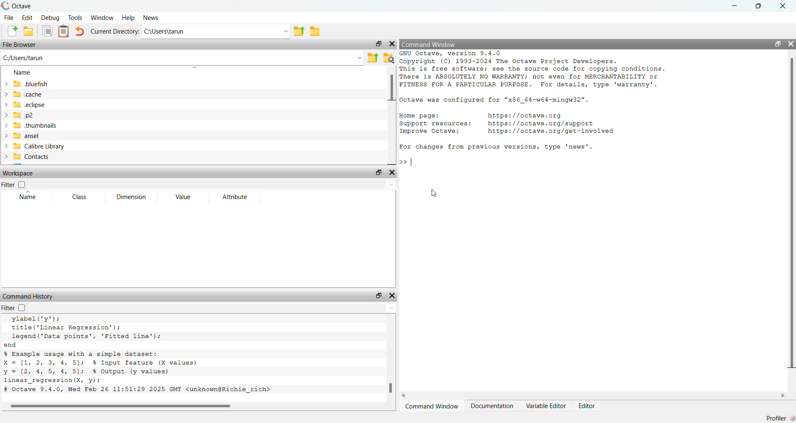  I want to click on .p2, so click(54, 115).